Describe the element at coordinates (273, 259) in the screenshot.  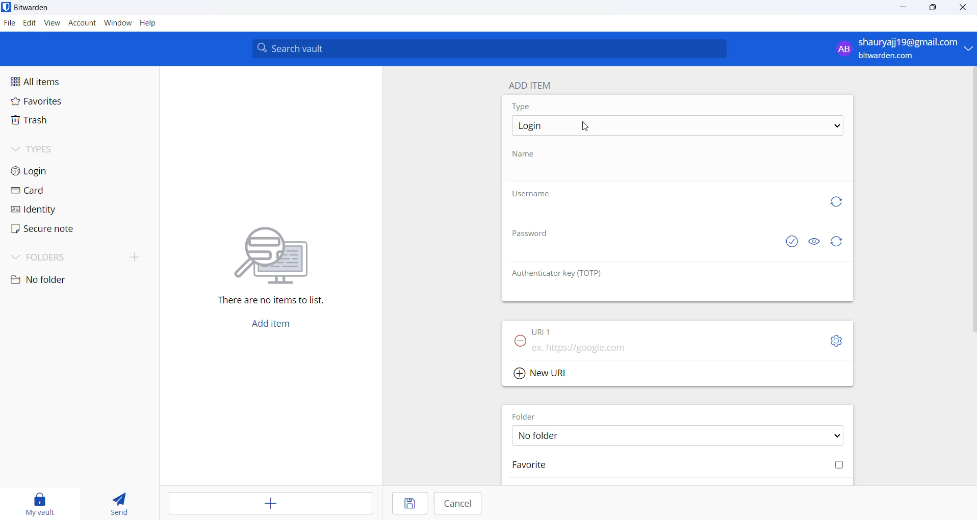
I see `graphic and text` at that location.